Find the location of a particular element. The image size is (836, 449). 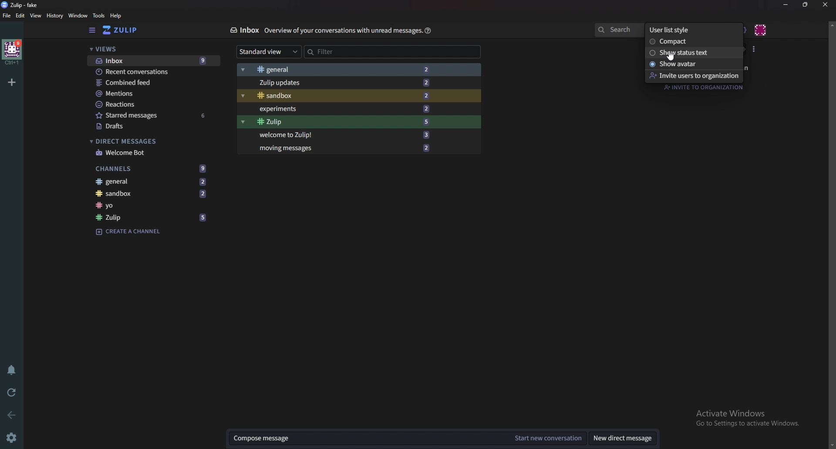

Invite users to organization is located at coordinates (696, 76).